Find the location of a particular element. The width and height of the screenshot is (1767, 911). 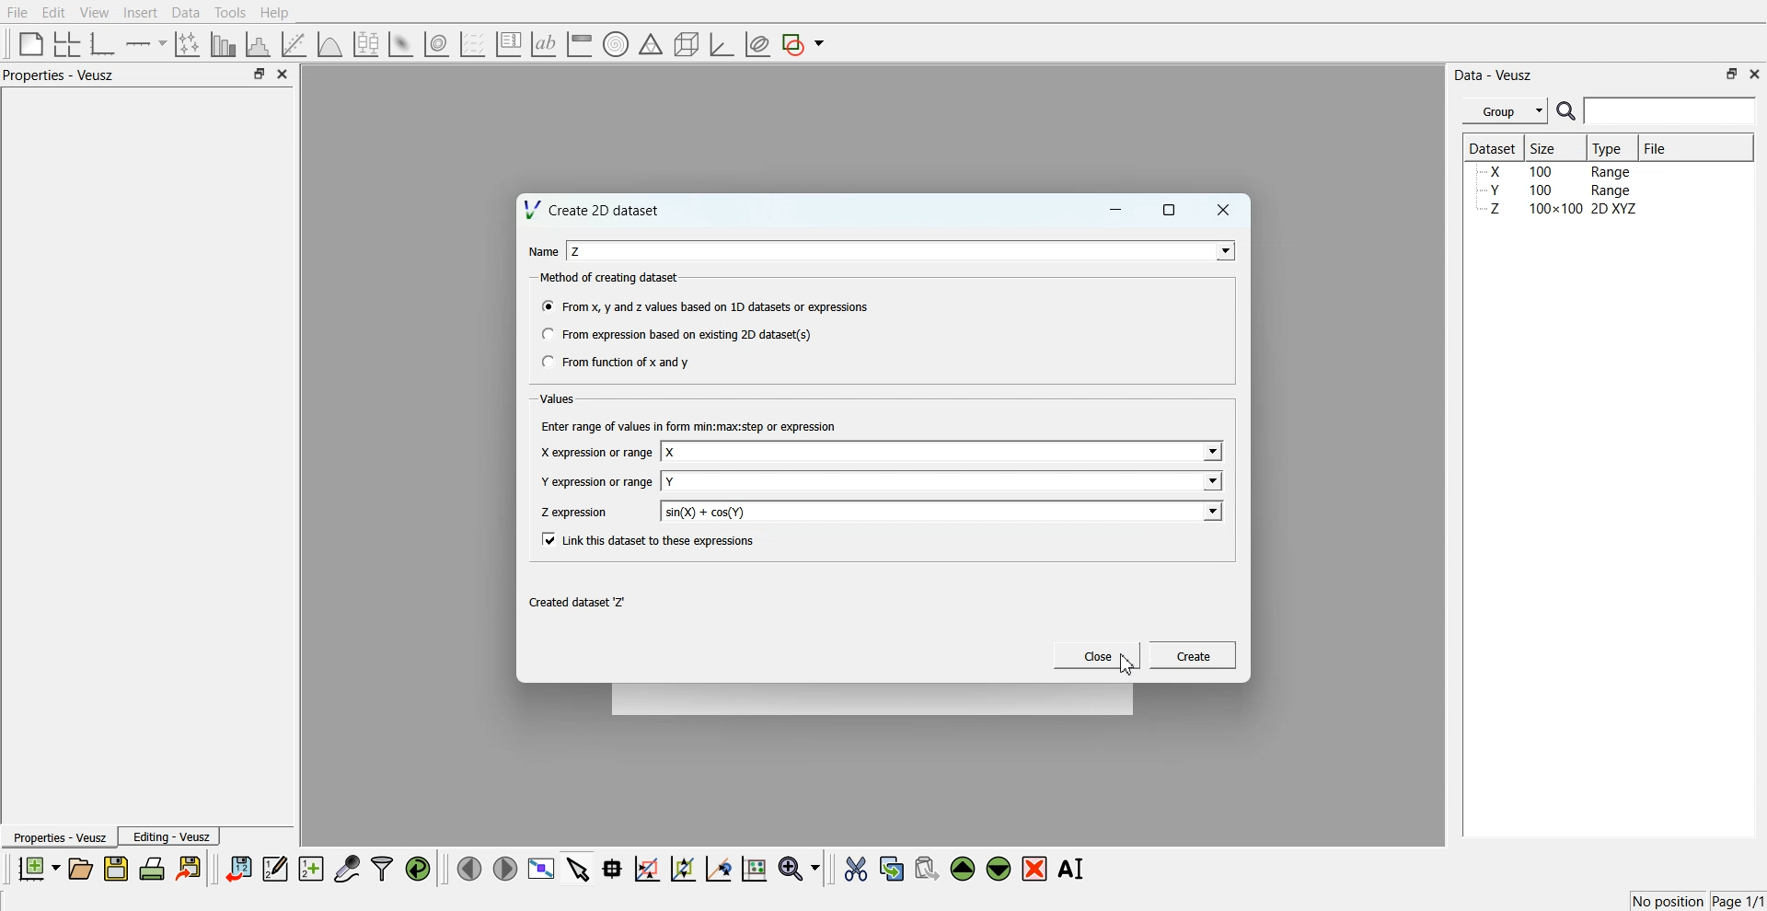

Select items from graph or scroll is located at coordinates (579, 867).